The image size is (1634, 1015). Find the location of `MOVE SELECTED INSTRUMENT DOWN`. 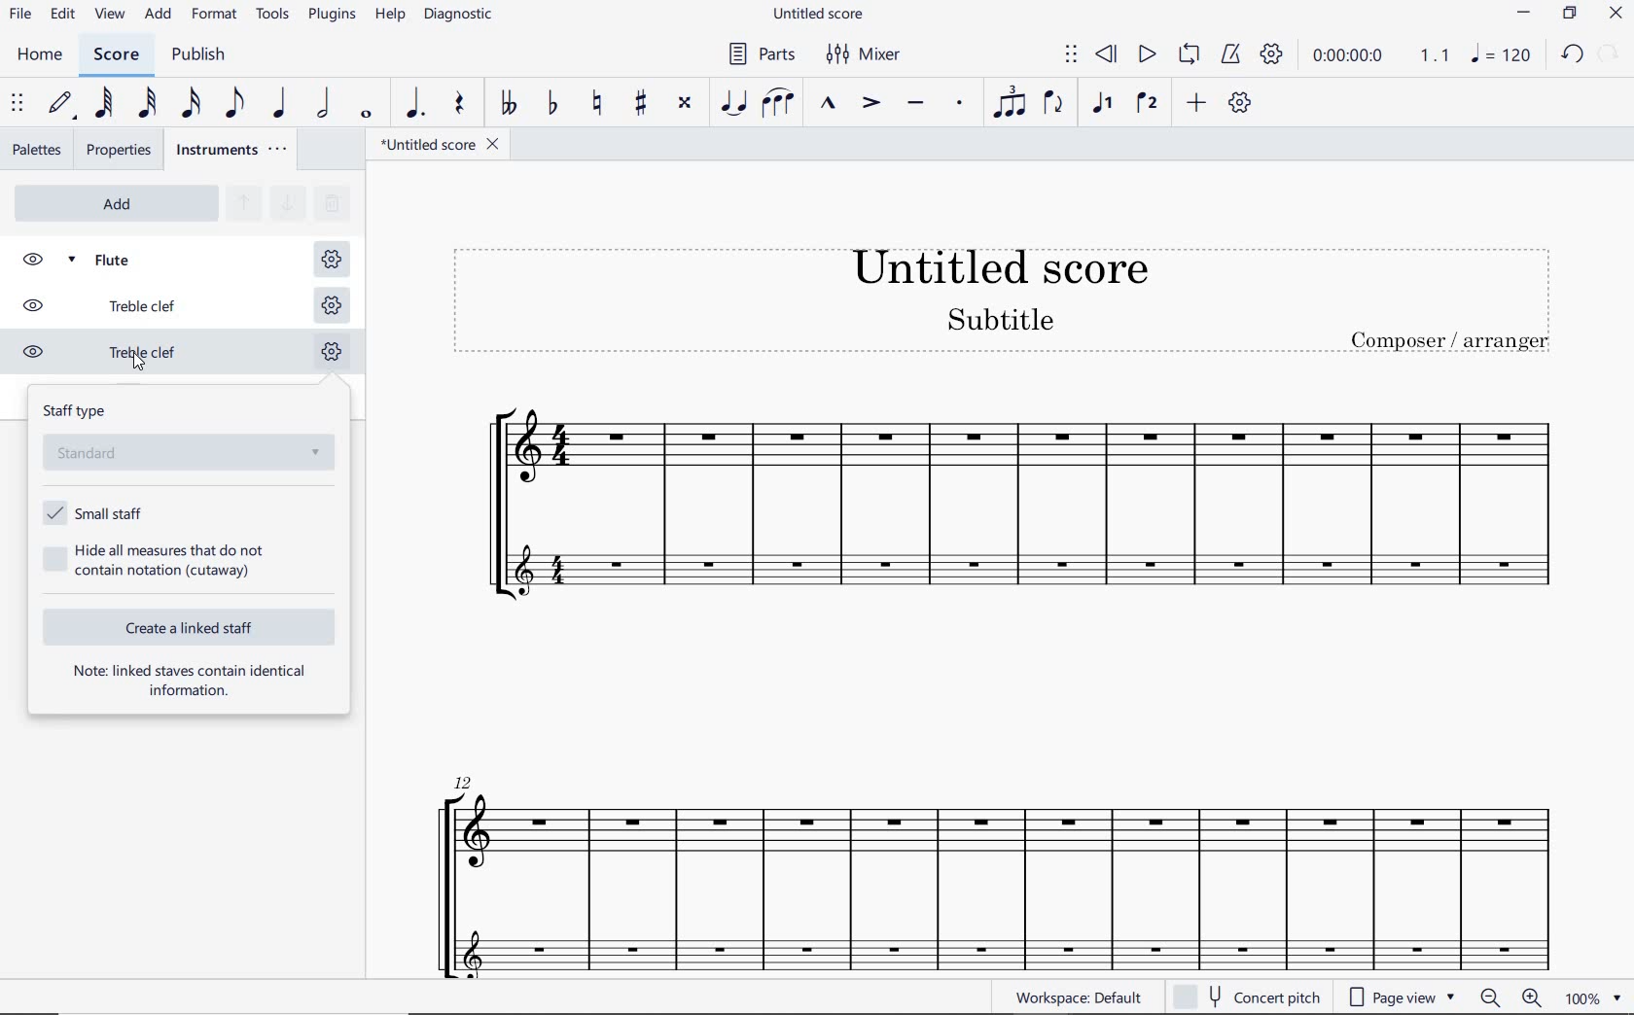

MOVE SELECTED INSTRUMENT DOWN is located at coordinates (285, 201).